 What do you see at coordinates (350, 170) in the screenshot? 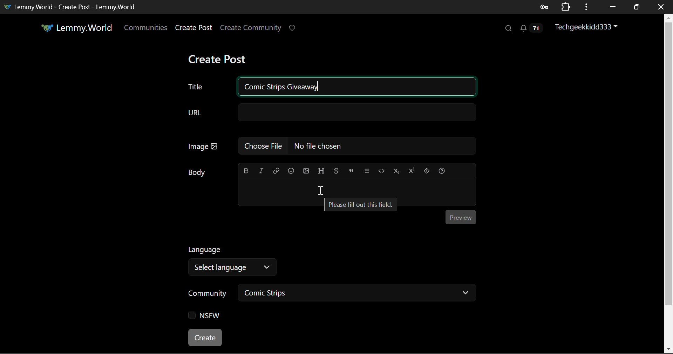
I see `quote` at bounding box center [350, 170].